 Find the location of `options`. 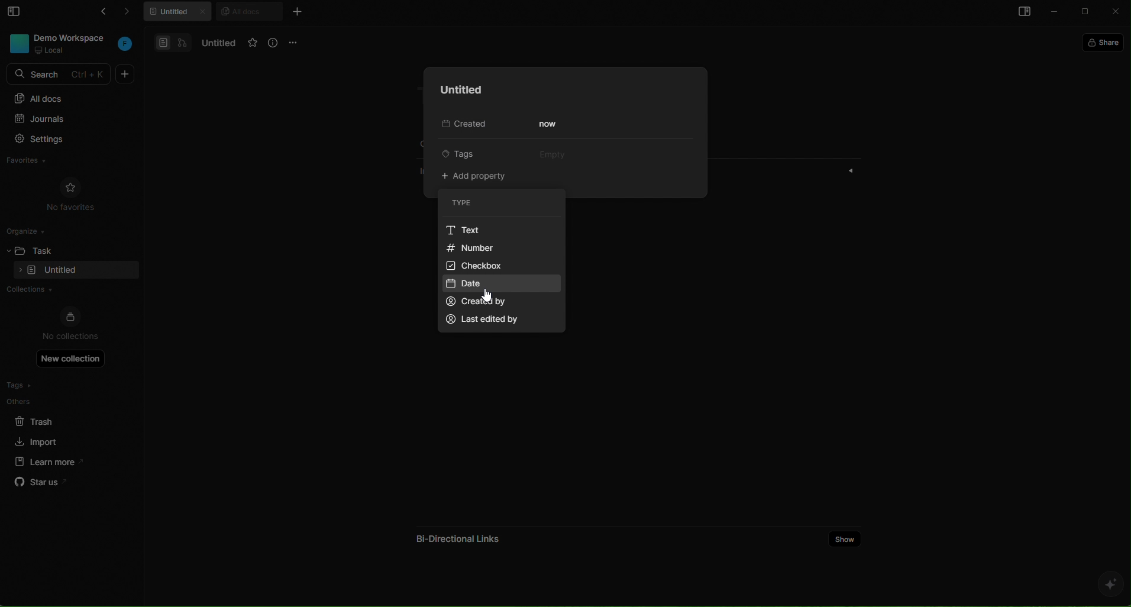

options is located at coordinates (295, 42).